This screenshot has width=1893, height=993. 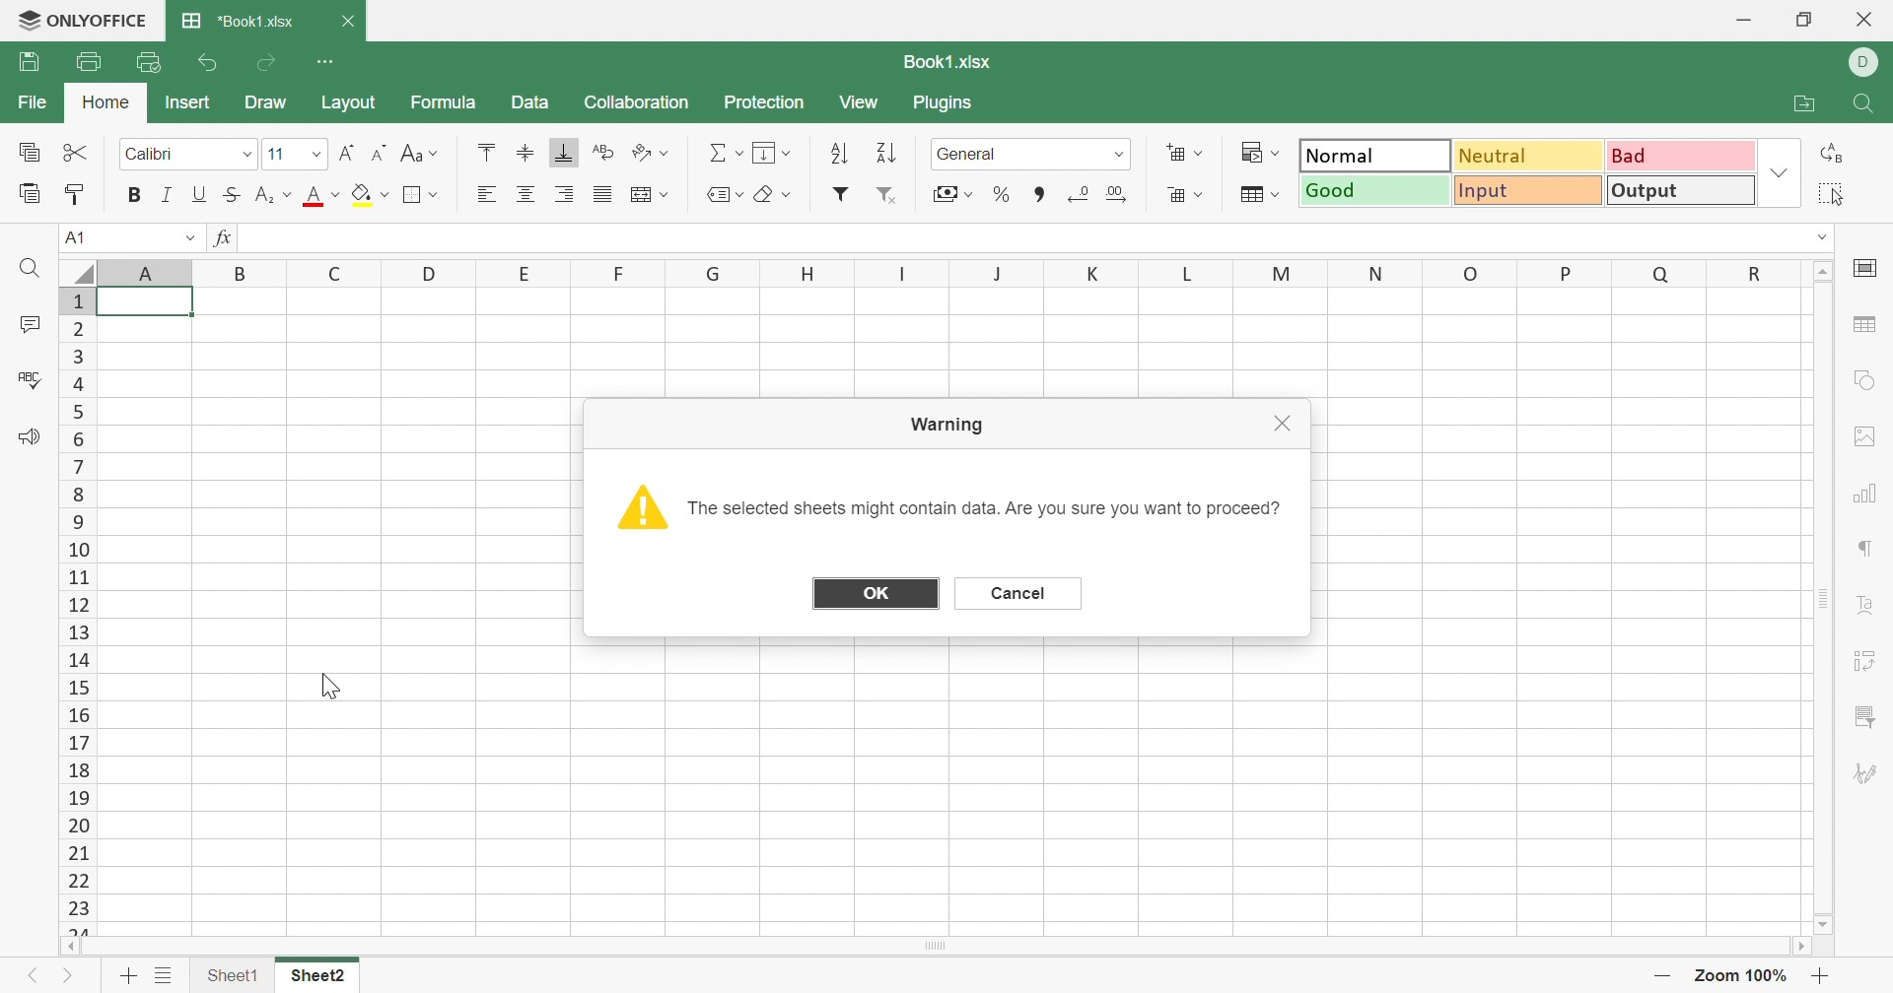 What do you see at coordinates (1248, 151) in the screenshot?
I see `Conditional formatting` at bounding box center [1248, 151].